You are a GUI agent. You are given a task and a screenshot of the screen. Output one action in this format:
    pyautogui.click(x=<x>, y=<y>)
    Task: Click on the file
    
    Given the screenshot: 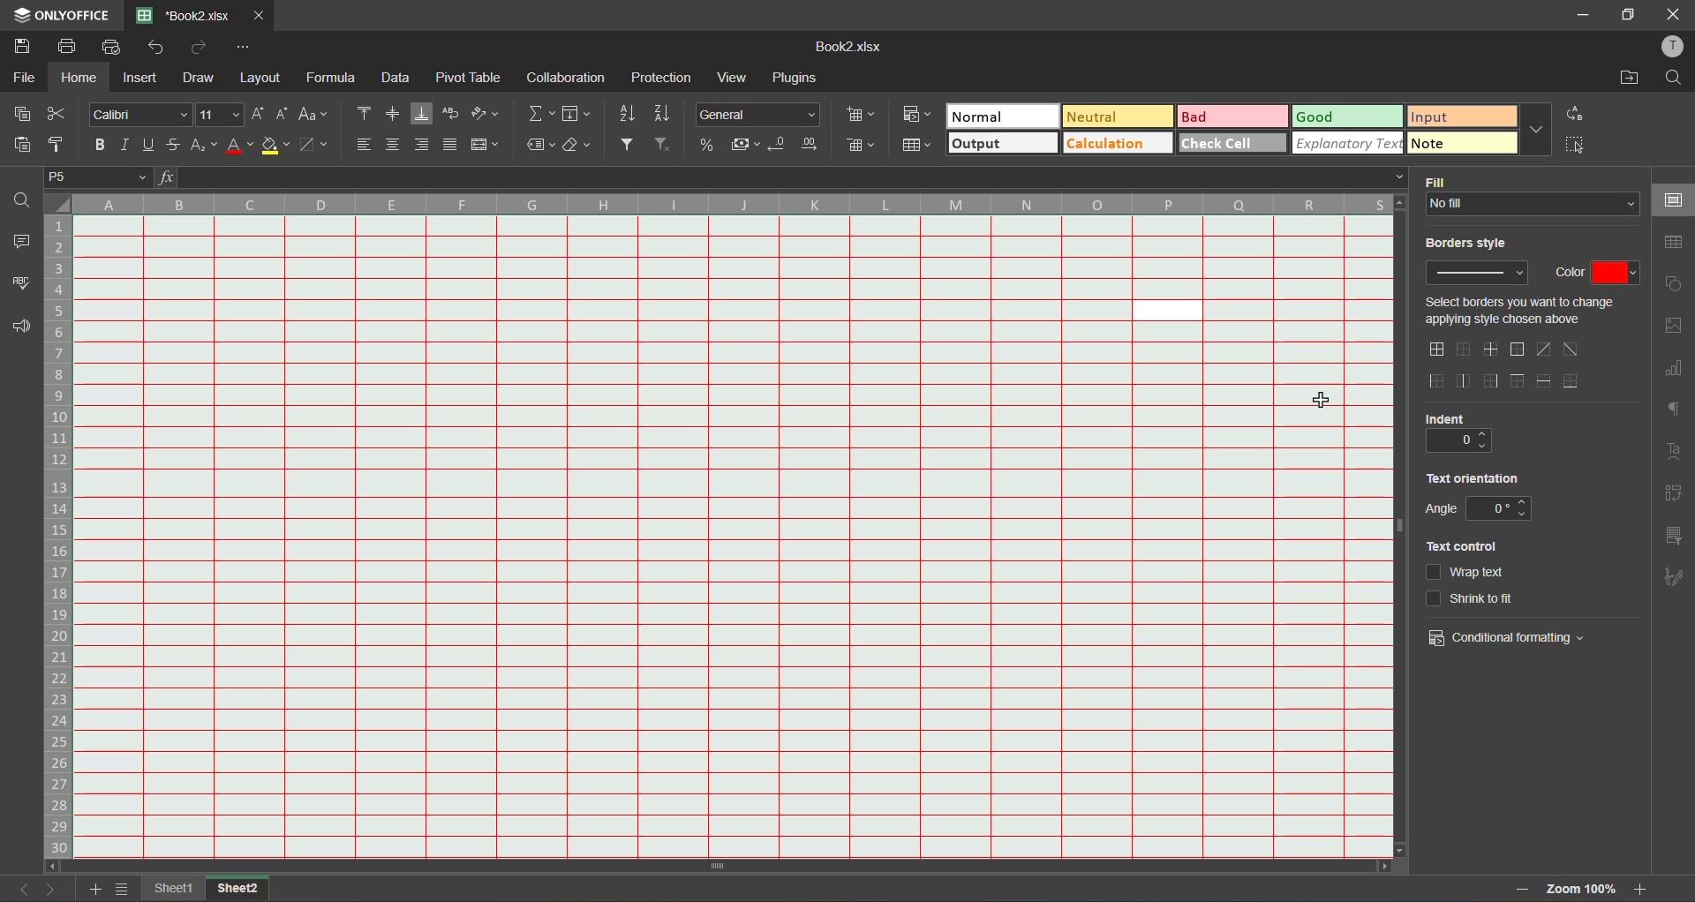 What is the action you would take?
    pyautogui.click(x=21, y=79)
    